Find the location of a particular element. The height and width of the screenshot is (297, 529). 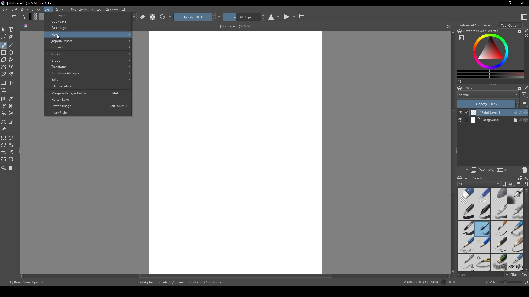

pencils is located at coordinates (498, 262).